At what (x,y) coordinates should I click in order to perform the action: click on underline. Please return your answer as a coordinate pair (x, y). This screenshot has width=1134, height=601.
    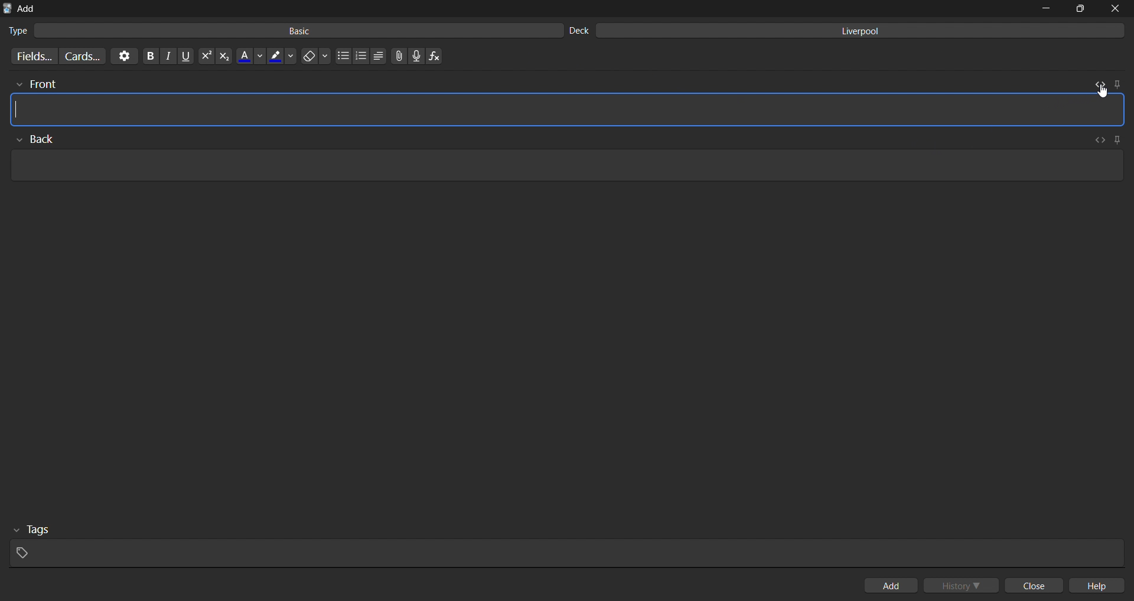
    Looking at the image, I should click on (187, 56).